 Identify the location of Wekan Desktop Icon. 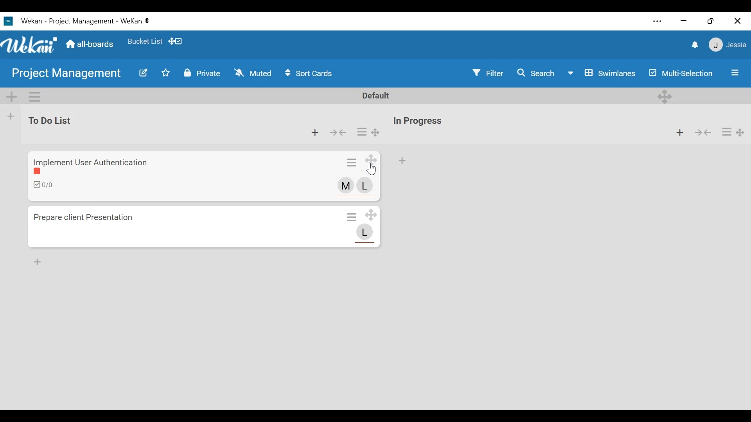
(9, 22).